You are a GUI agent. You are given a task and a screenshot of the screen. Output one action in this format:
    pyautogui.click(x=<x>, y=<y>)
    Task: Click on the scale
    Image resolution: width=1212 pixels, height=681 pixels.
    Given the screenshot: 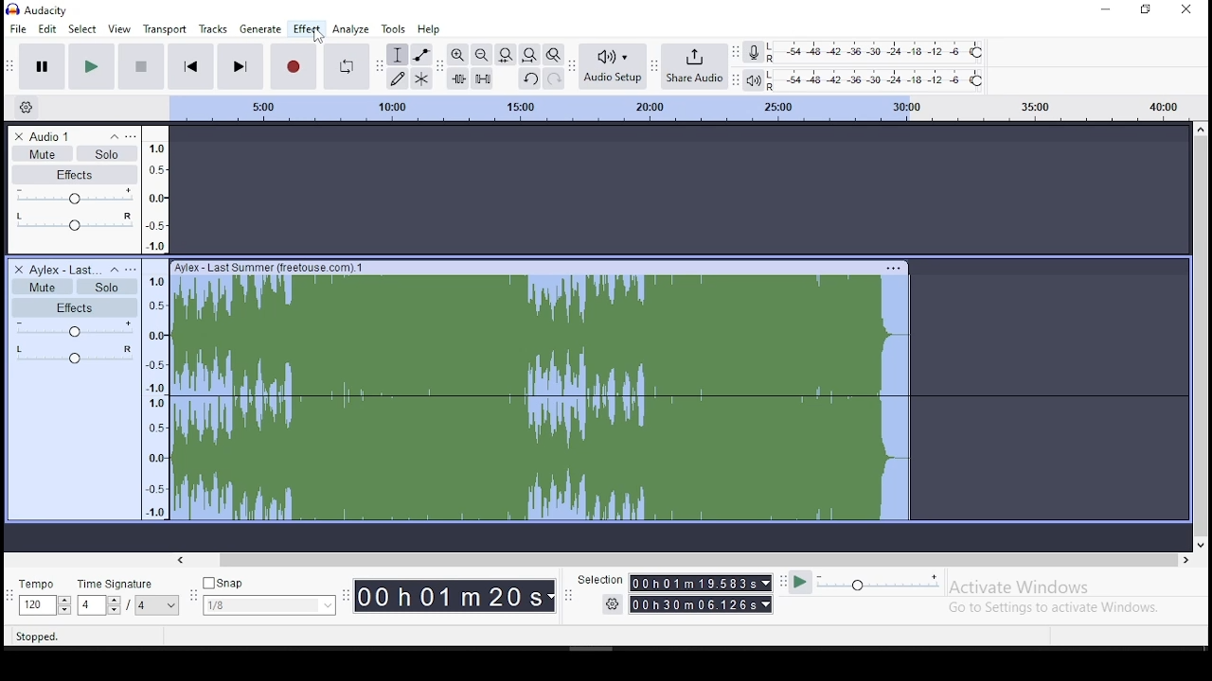 What is the action you would take?
    pyautogui.click(x=677, y=109)
    